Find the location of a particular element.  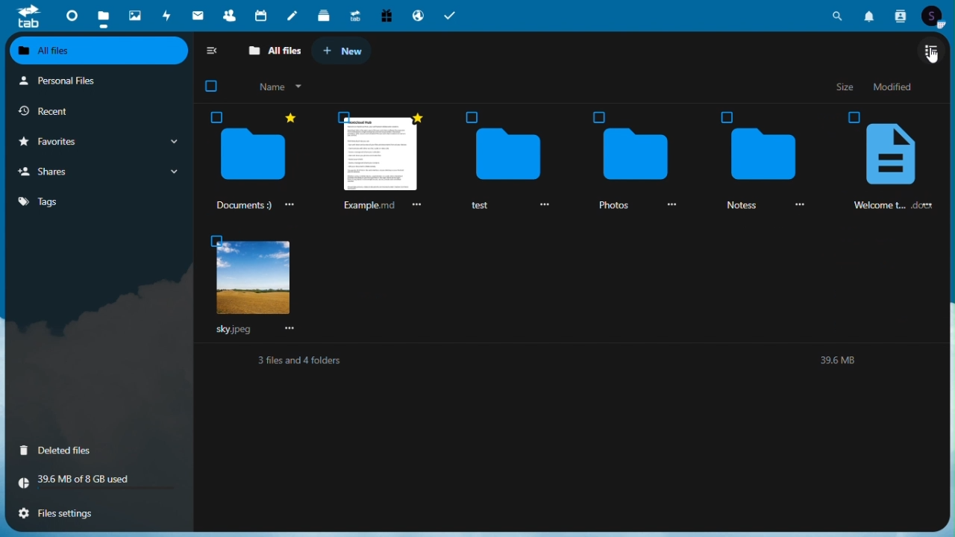

checkbox is located at coordinates (215, 241).